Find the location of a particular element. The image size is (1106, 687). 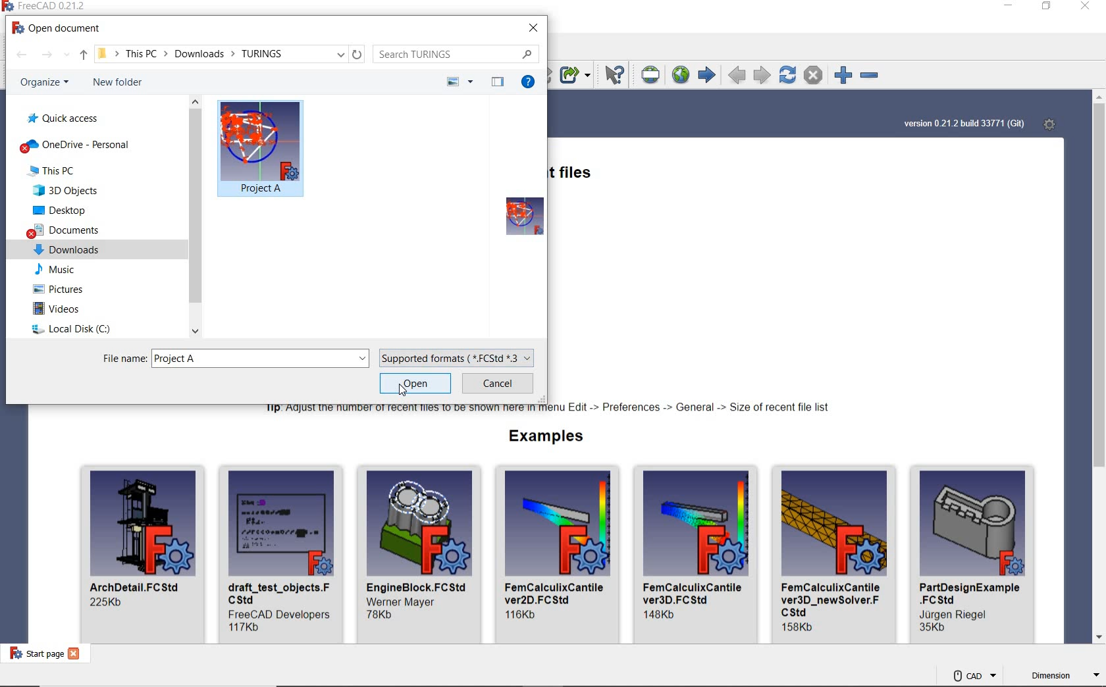

dev name is located at coordinates (406, 601).